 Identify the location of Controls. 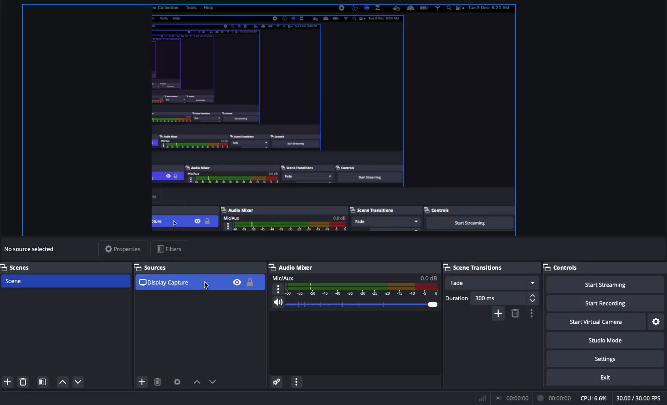
(563, 266).